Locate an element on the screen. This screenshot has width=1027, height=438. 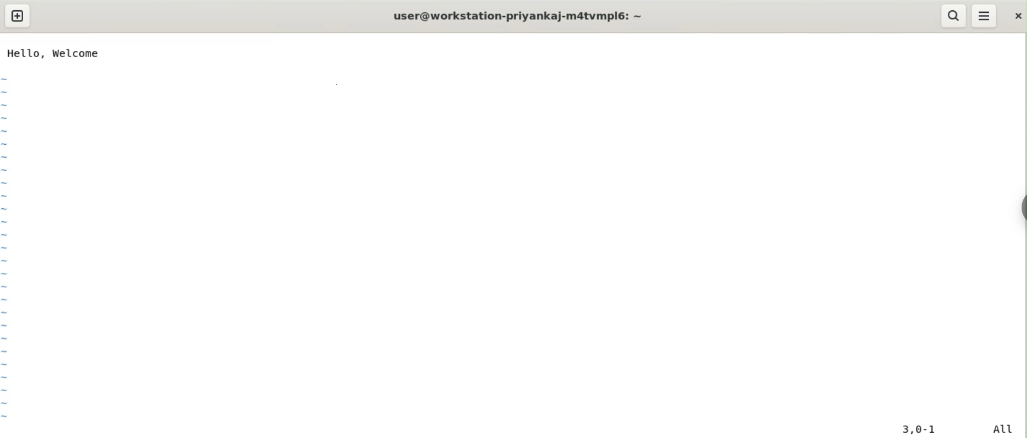
all is located at coordinates (1007, 429).